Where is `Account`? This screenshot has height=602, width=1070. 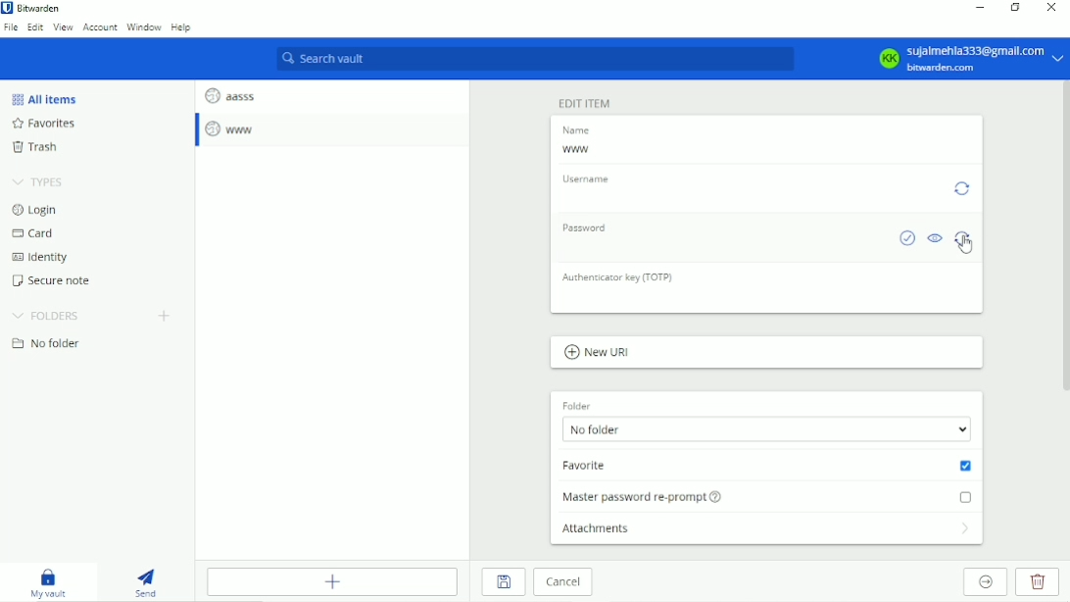 Account is located at coordinates (969, 58).